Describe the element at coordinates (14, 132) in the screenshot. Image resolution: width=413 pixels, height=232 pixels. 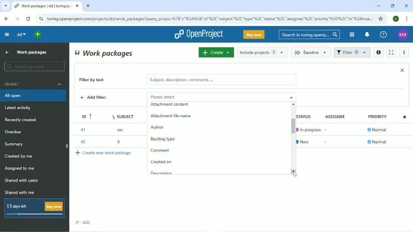
I see `Overdue` at that location.